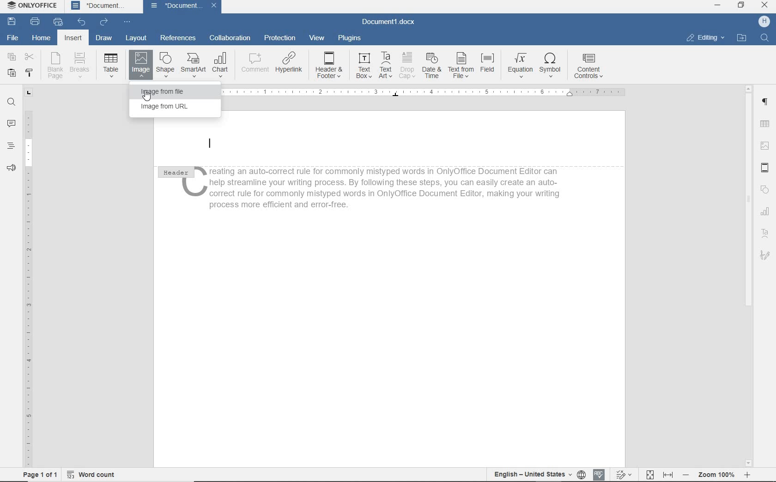  Describe the element at coordinates (590, 66) in the screenshot. I see `CONTENT CONTROLS` at that location.